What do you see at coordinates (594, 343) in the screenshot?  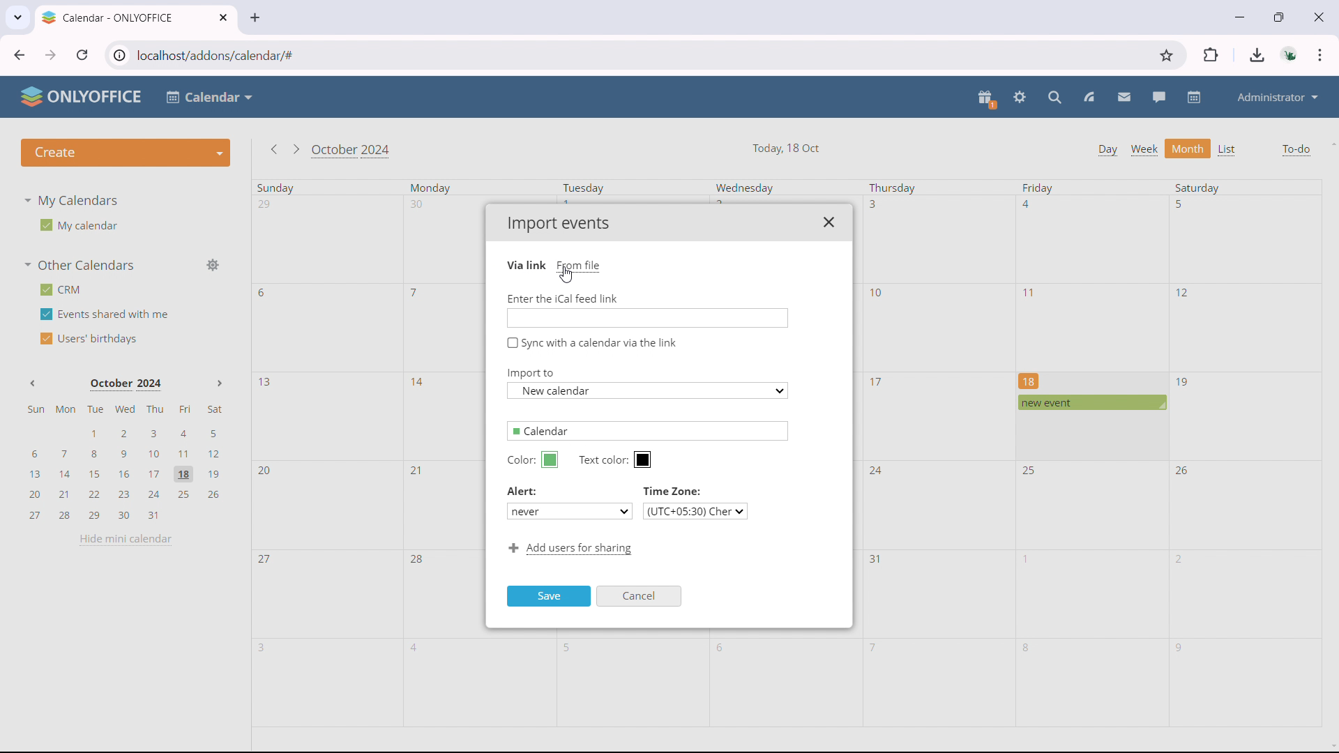 I see `Sync with a calendar via the link` at bounding box center [594, 343].